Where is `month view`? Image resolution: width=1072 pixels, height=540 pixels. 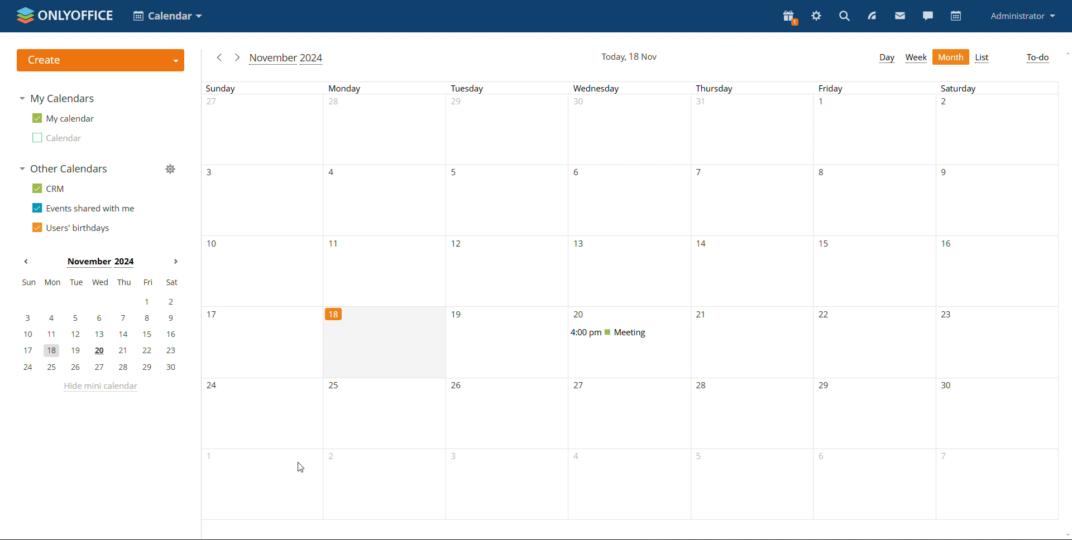 month view is located at coordinates (951, 57).